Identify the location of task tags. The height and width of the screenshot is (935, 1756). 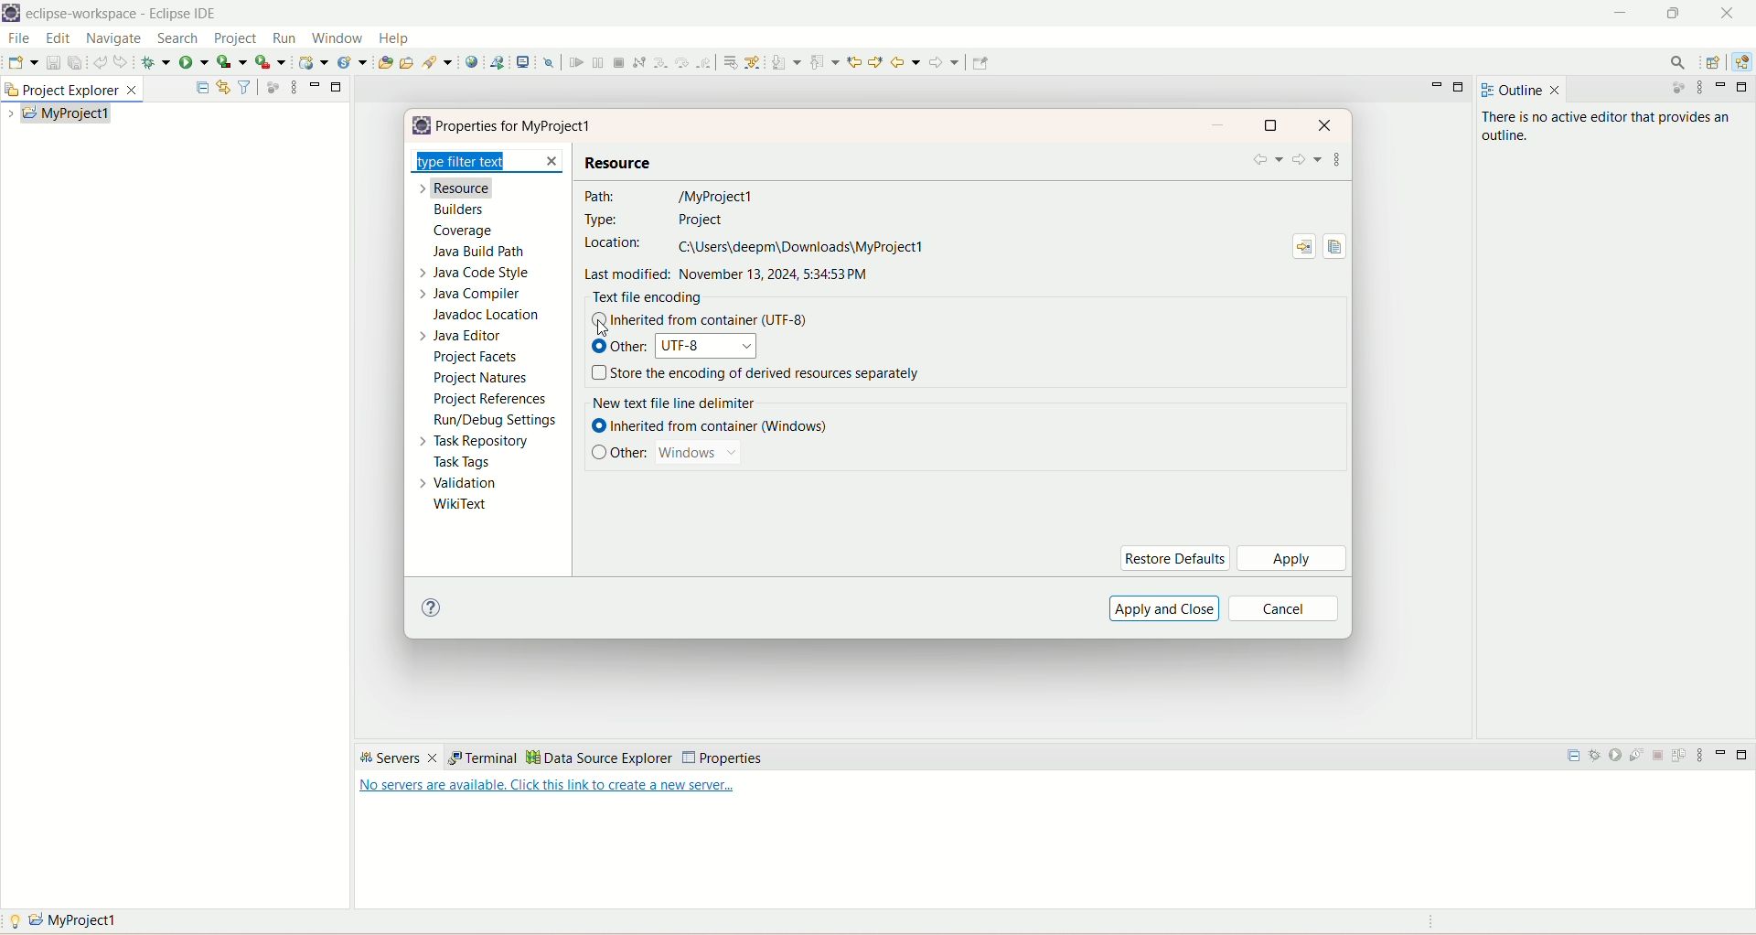
(466, 464).